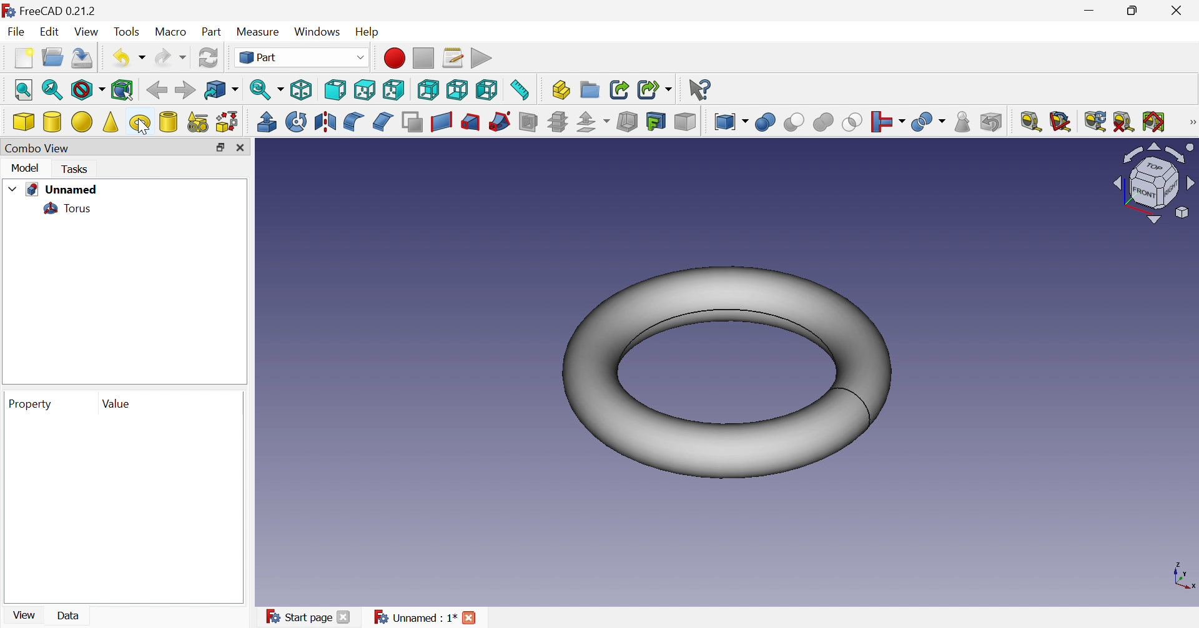 The height and width of the screenshot is (628, 1199). What do you see at coordinates (266, 122) in the screenshot?
I see `Extrude...` at bounding box center [266, 122].